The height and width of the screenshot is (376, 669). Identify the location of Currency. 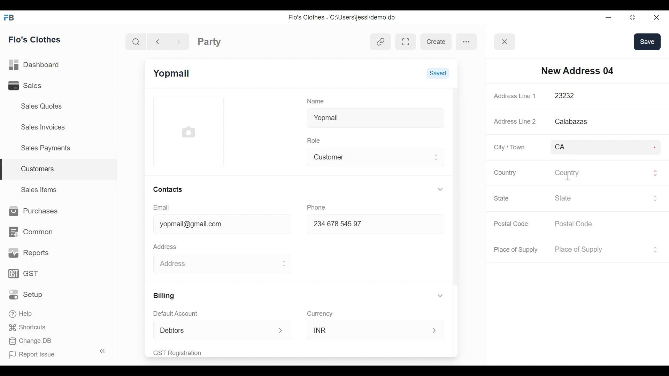
(320, 313).